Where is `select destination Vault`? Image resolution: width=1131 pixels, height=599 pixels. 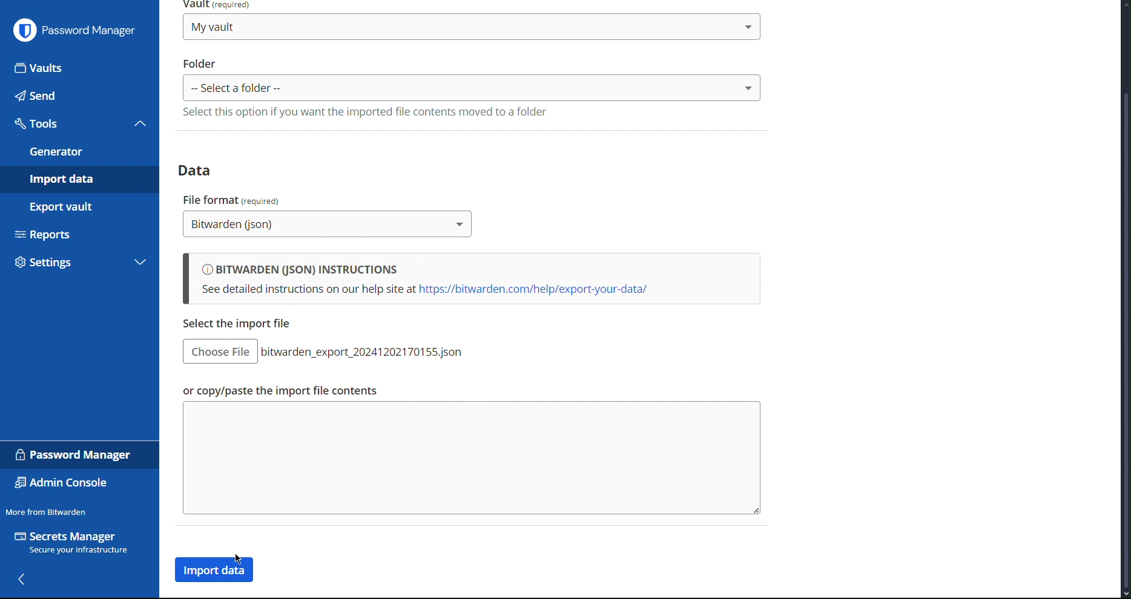
select destination Vault is located at coordinates (472, 27).